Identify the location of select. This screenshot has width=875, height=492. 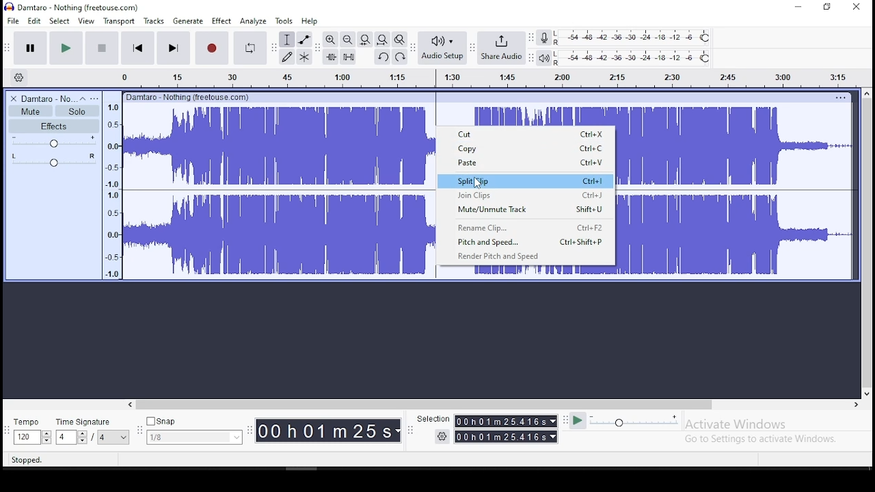
(60, 21).